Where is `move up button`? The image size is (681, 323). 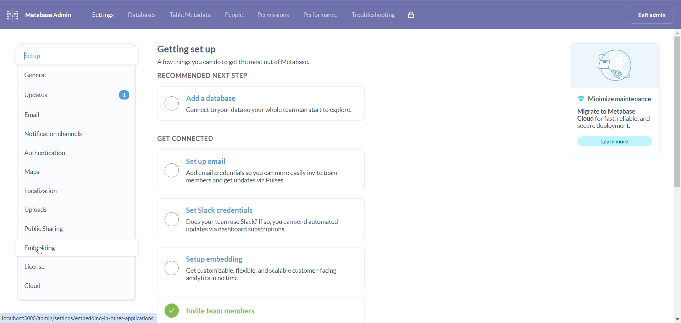 move up button is located at coordinates (677, 33).